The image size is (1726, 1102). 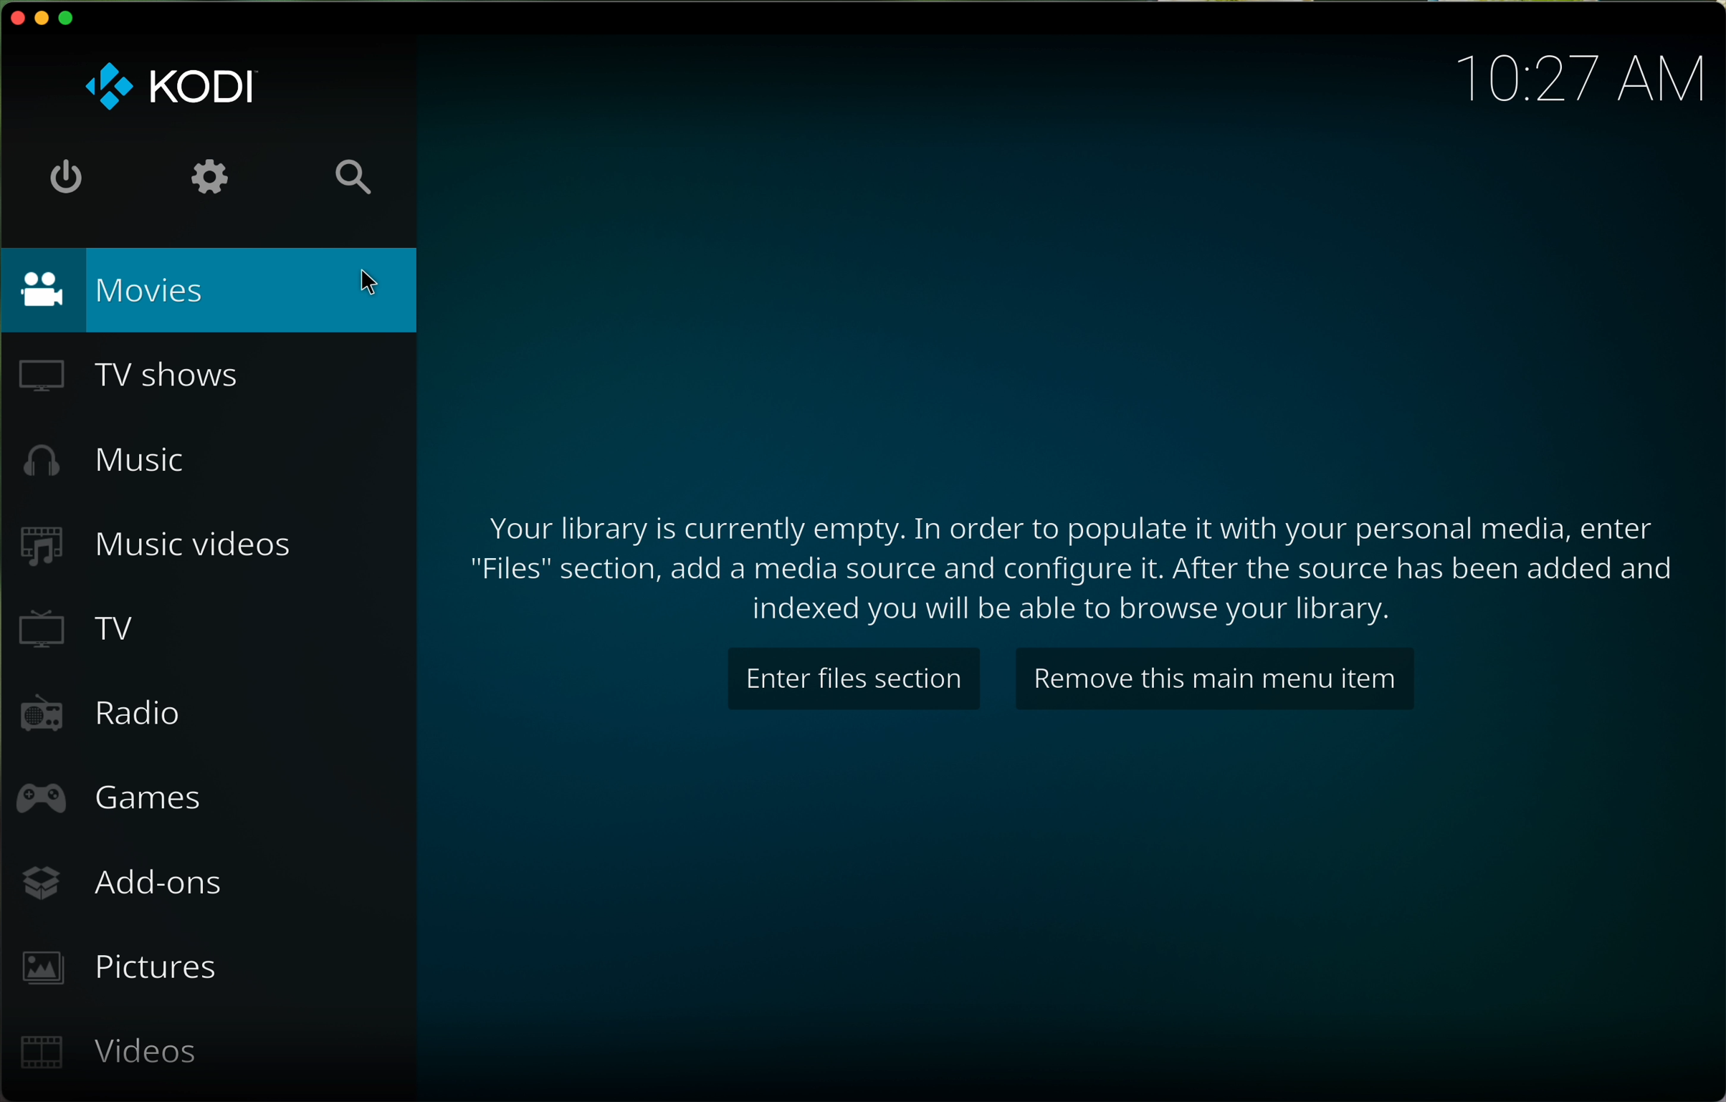 I want to click on enter files section, so click(x=853, y=679).